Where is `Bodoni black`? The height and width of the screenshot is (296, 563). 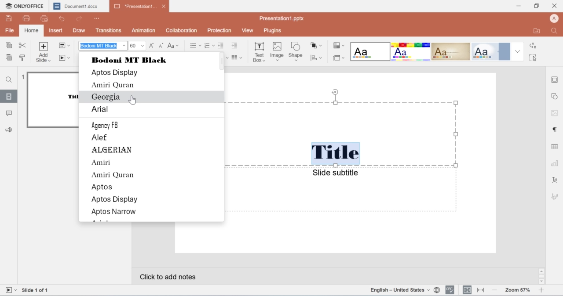 Bodoni black is located at coordinates (134, 61).